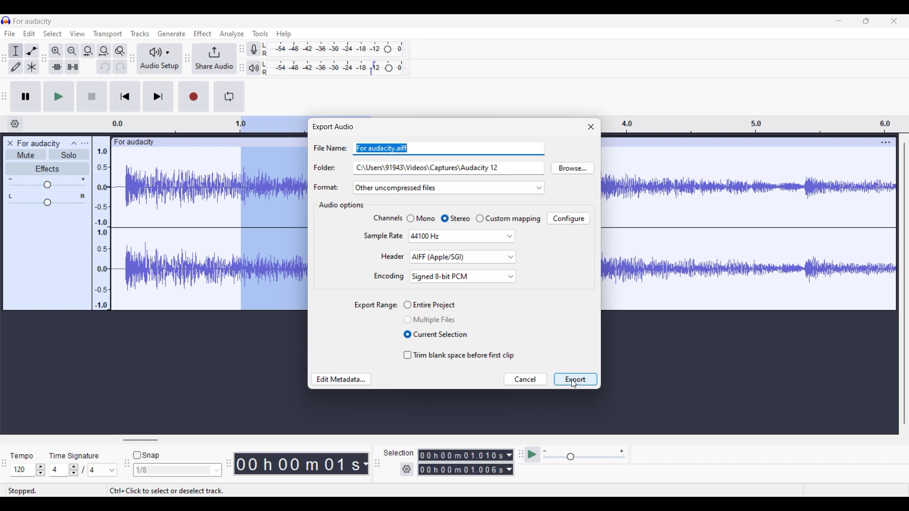  Describe the element at coordinates (455, 218) in the screenshot. I see `Toggle for stereo` at that location.